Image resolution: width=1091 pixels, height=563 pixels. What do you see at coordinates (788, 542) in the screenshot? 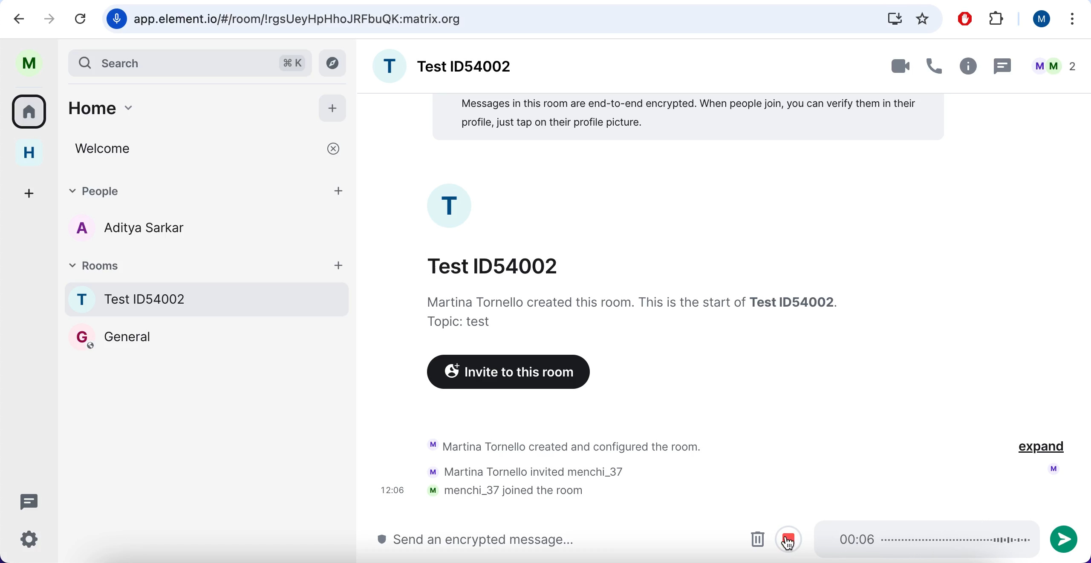
I see `cursor` at bounding box center [788, 542].